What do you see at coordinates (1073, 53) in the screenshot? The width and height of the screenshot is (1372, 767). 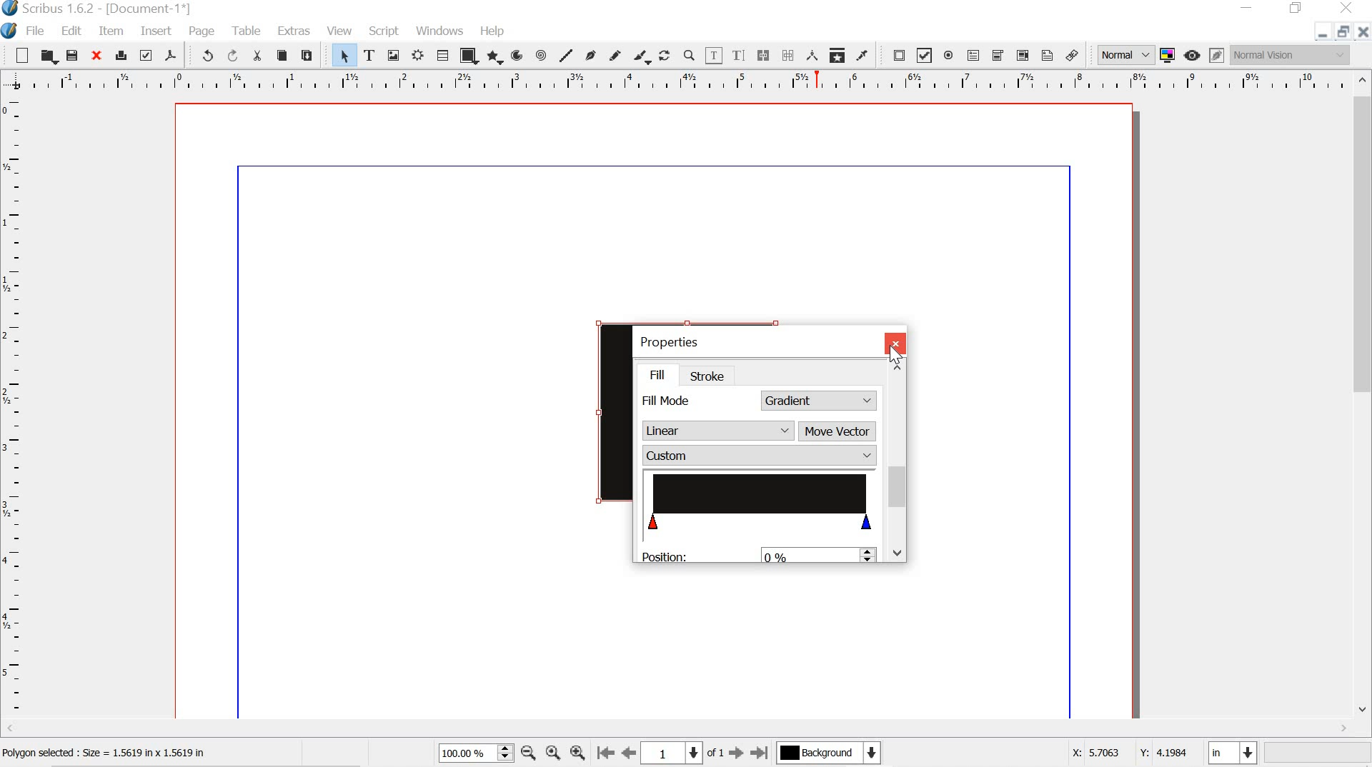 I see `link annotation` at bounding box center [1073, 53].